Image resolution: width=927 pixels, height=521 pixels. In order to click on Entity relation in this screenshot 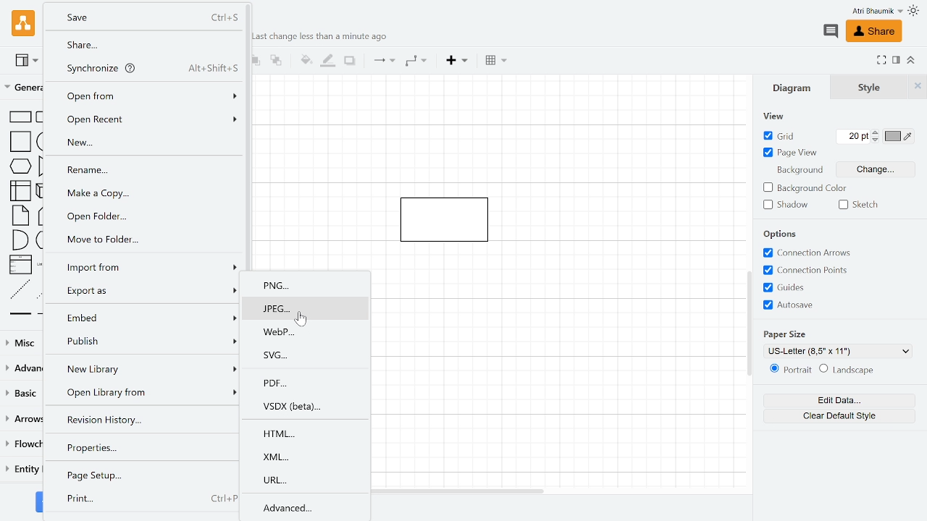, I will do `click(23, 472)`.